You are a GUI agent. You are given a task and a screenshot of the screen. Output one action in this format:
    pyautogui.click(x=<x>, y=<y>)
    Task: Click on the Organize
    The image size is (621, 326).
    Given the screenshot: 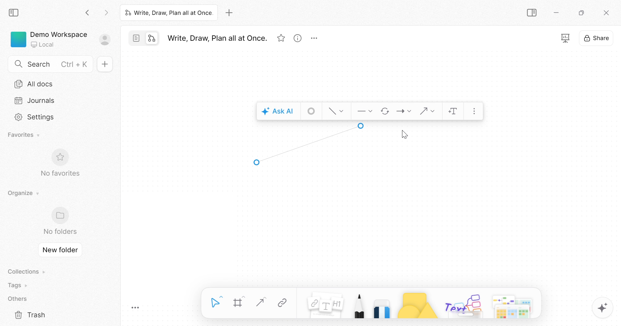 What is the action you would take?
    pyautogui.click(x=22, y=193)
    